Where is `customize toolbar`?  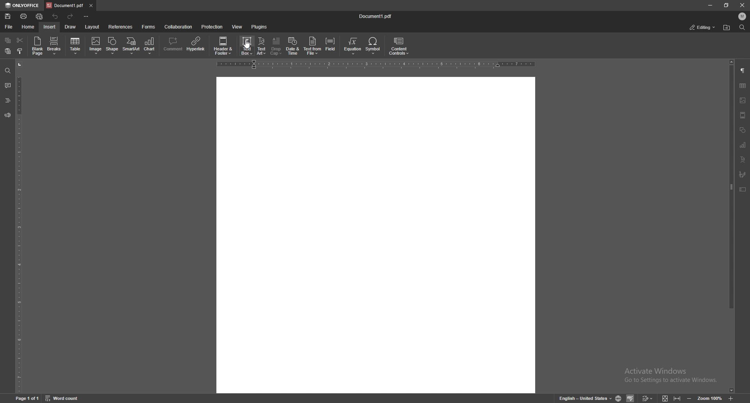 customize toolbar is located at coordinates (86, 16).